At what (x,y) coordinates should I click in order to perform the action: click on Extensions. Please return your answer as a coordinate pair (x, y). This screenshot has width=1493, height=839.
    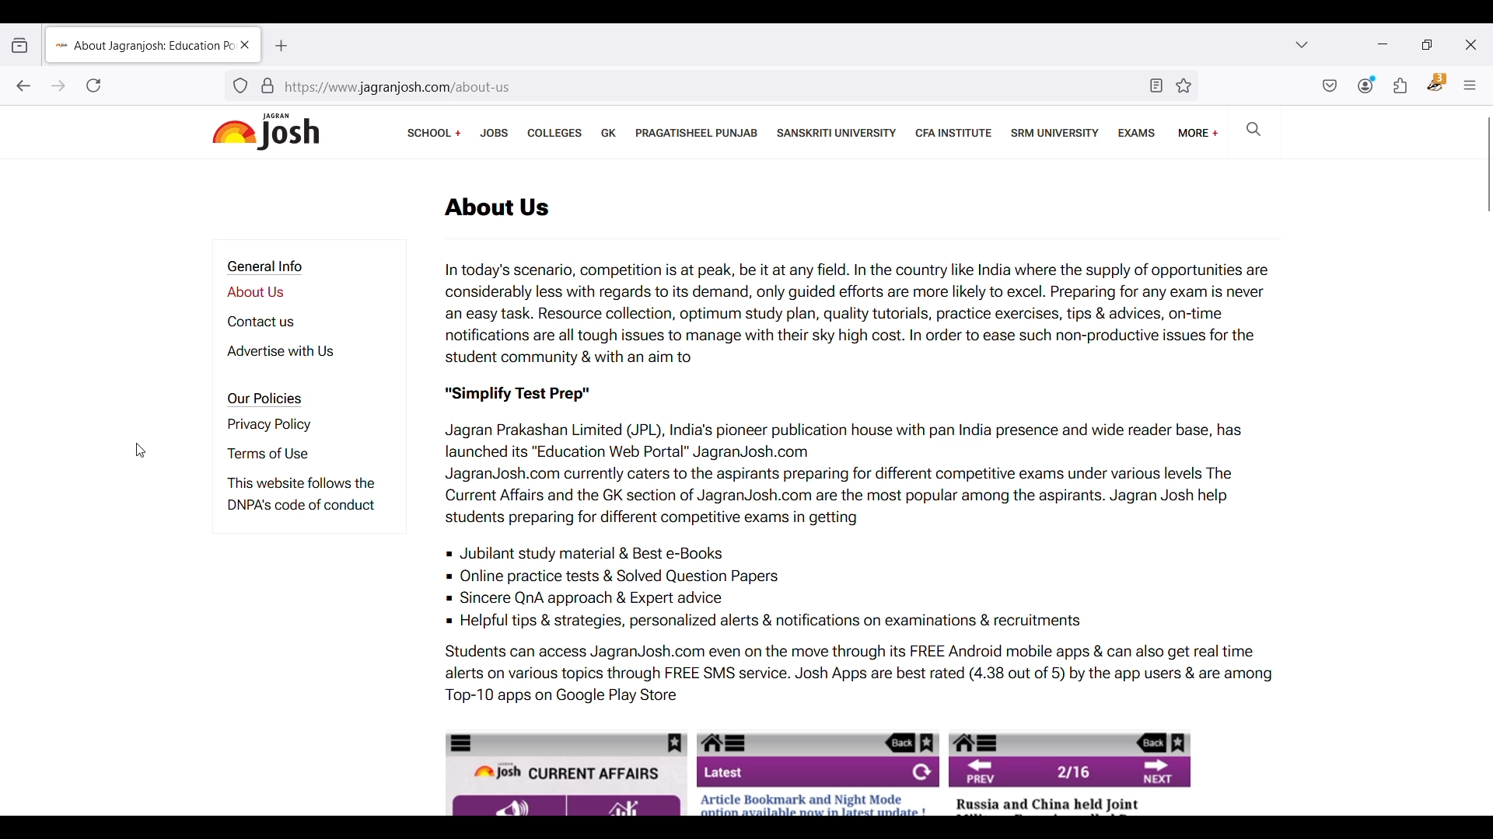
    Looking at the image, I should click on (1400, 85).